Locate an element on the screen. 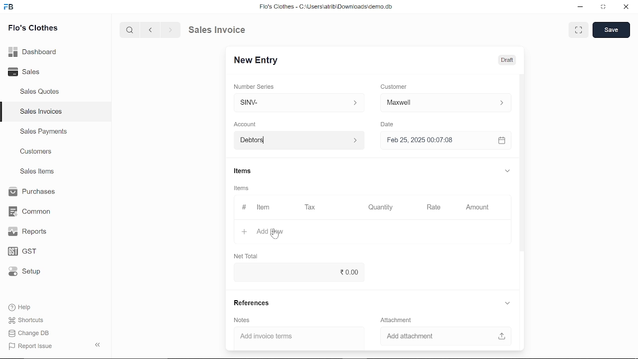 The width and height of the screenshot is (638, 359). Date is located at coordinates (389, 124).